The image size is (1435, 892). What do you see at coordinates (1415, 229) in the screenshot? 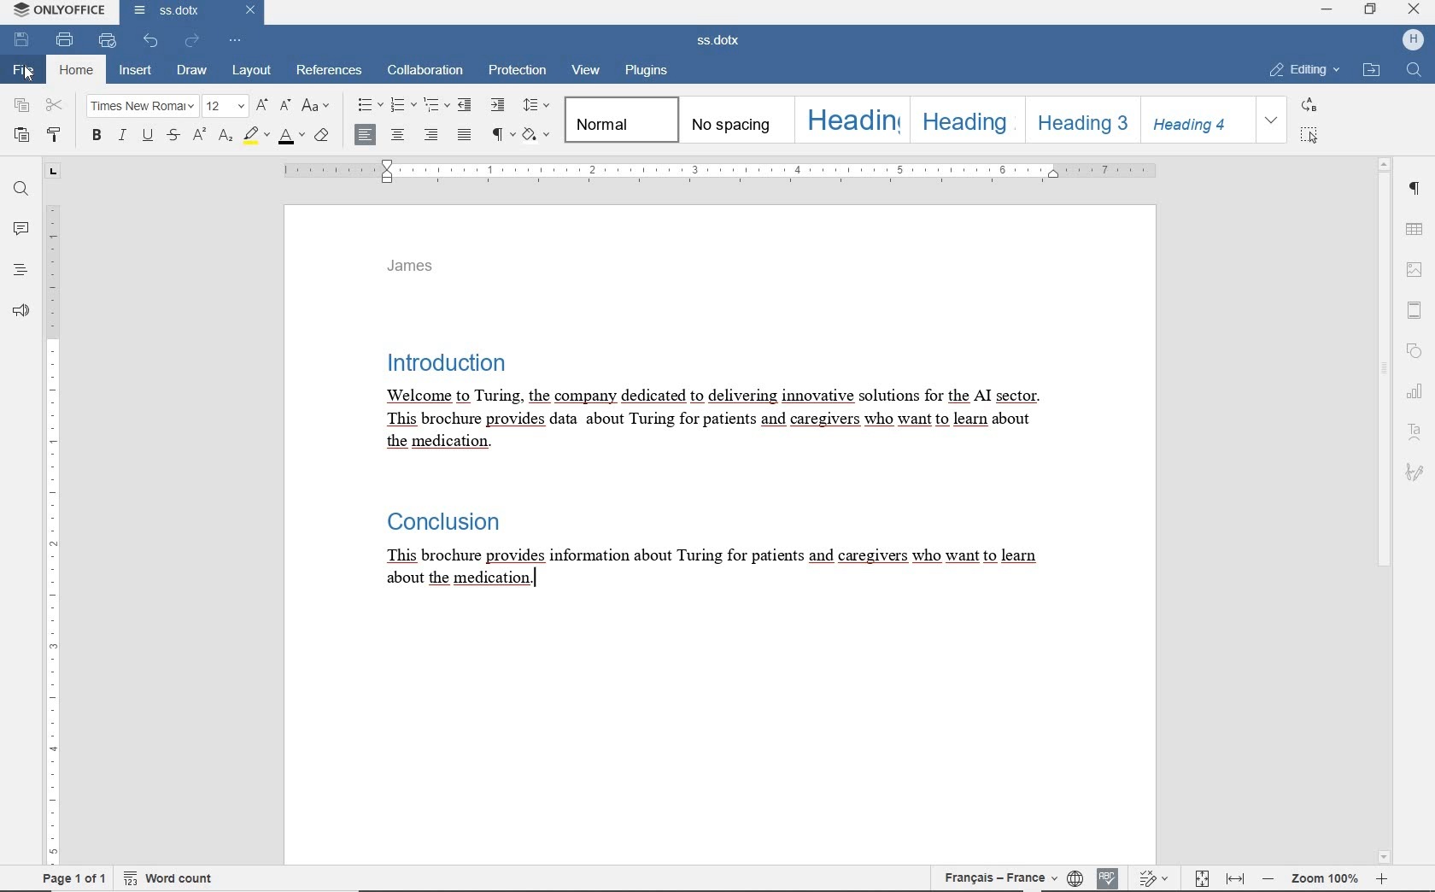
I see `TABLE` at bounding box center [1415, 229].